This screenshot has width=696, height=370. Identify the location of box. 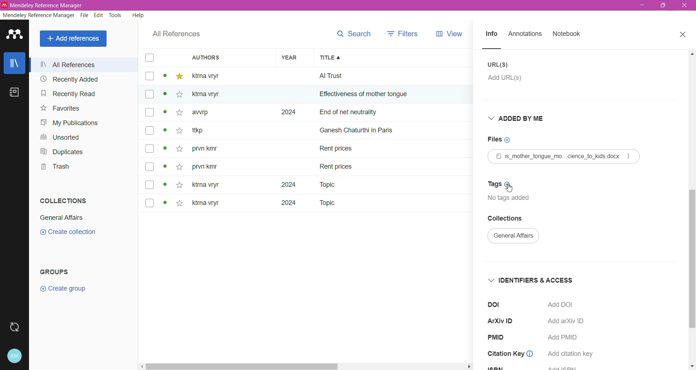
(152, 185).